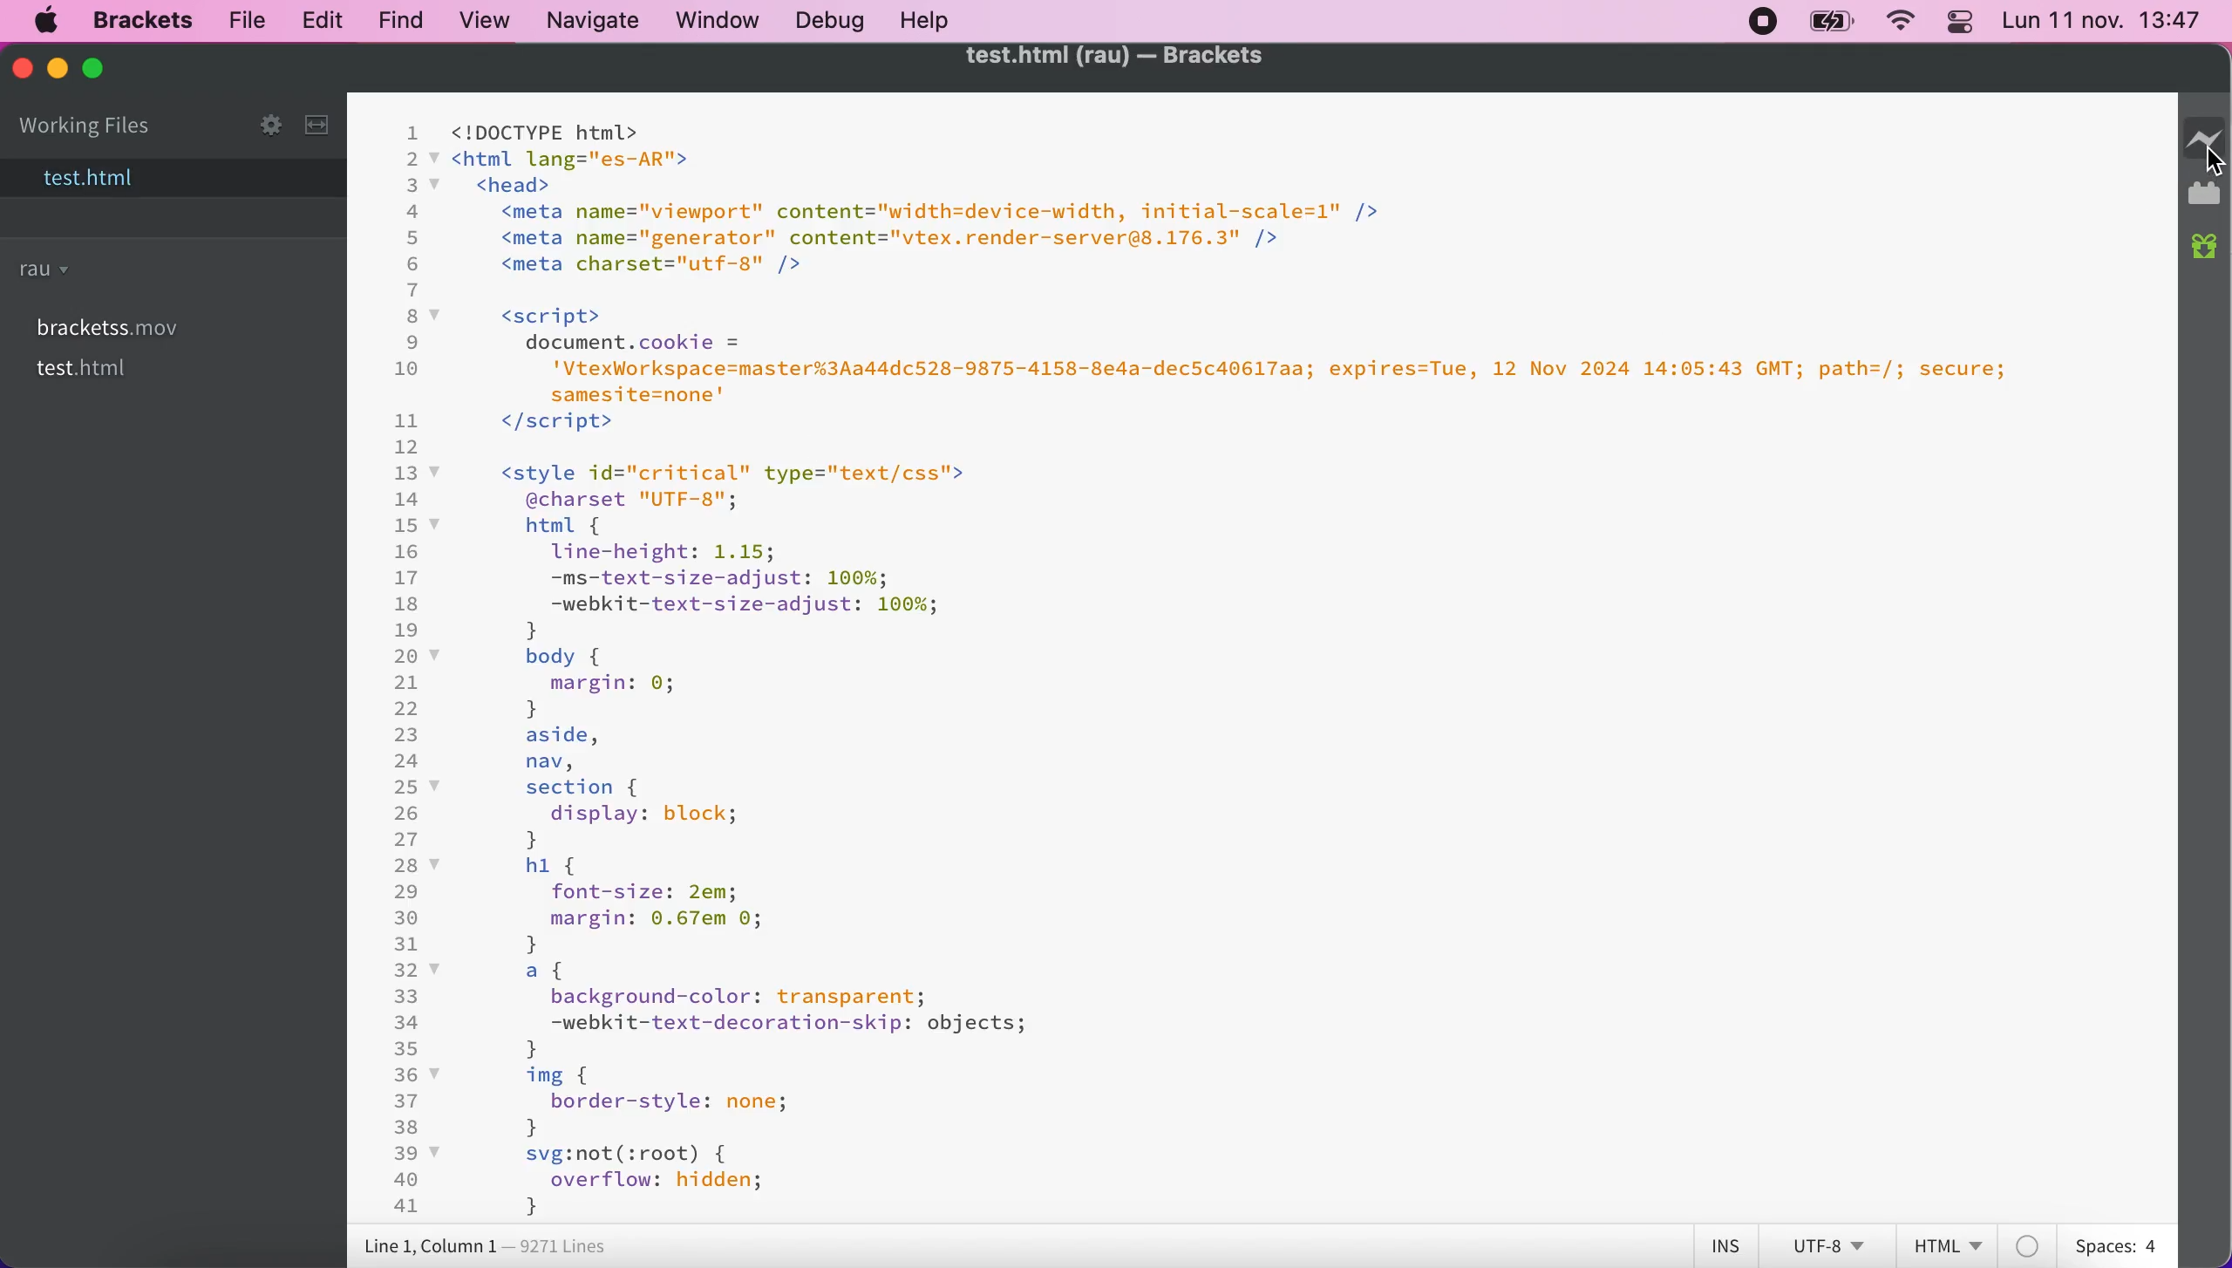 This screenshot has height=1268, width=2232. I want to click on mazimize, so click(99, 72).